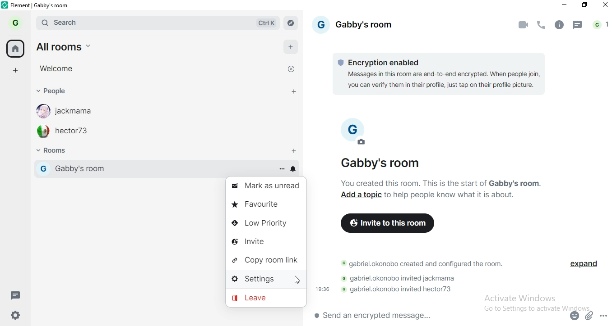 This screenshot has width=612, height=326. What do you see at coordinates (18, 70) in the screenshot?
I see `add space` at bounding box center [18, 70].